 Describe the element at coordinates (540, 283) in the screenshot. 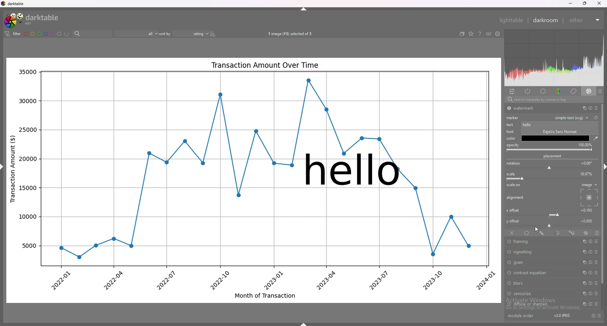

I see `blurs` at that location.